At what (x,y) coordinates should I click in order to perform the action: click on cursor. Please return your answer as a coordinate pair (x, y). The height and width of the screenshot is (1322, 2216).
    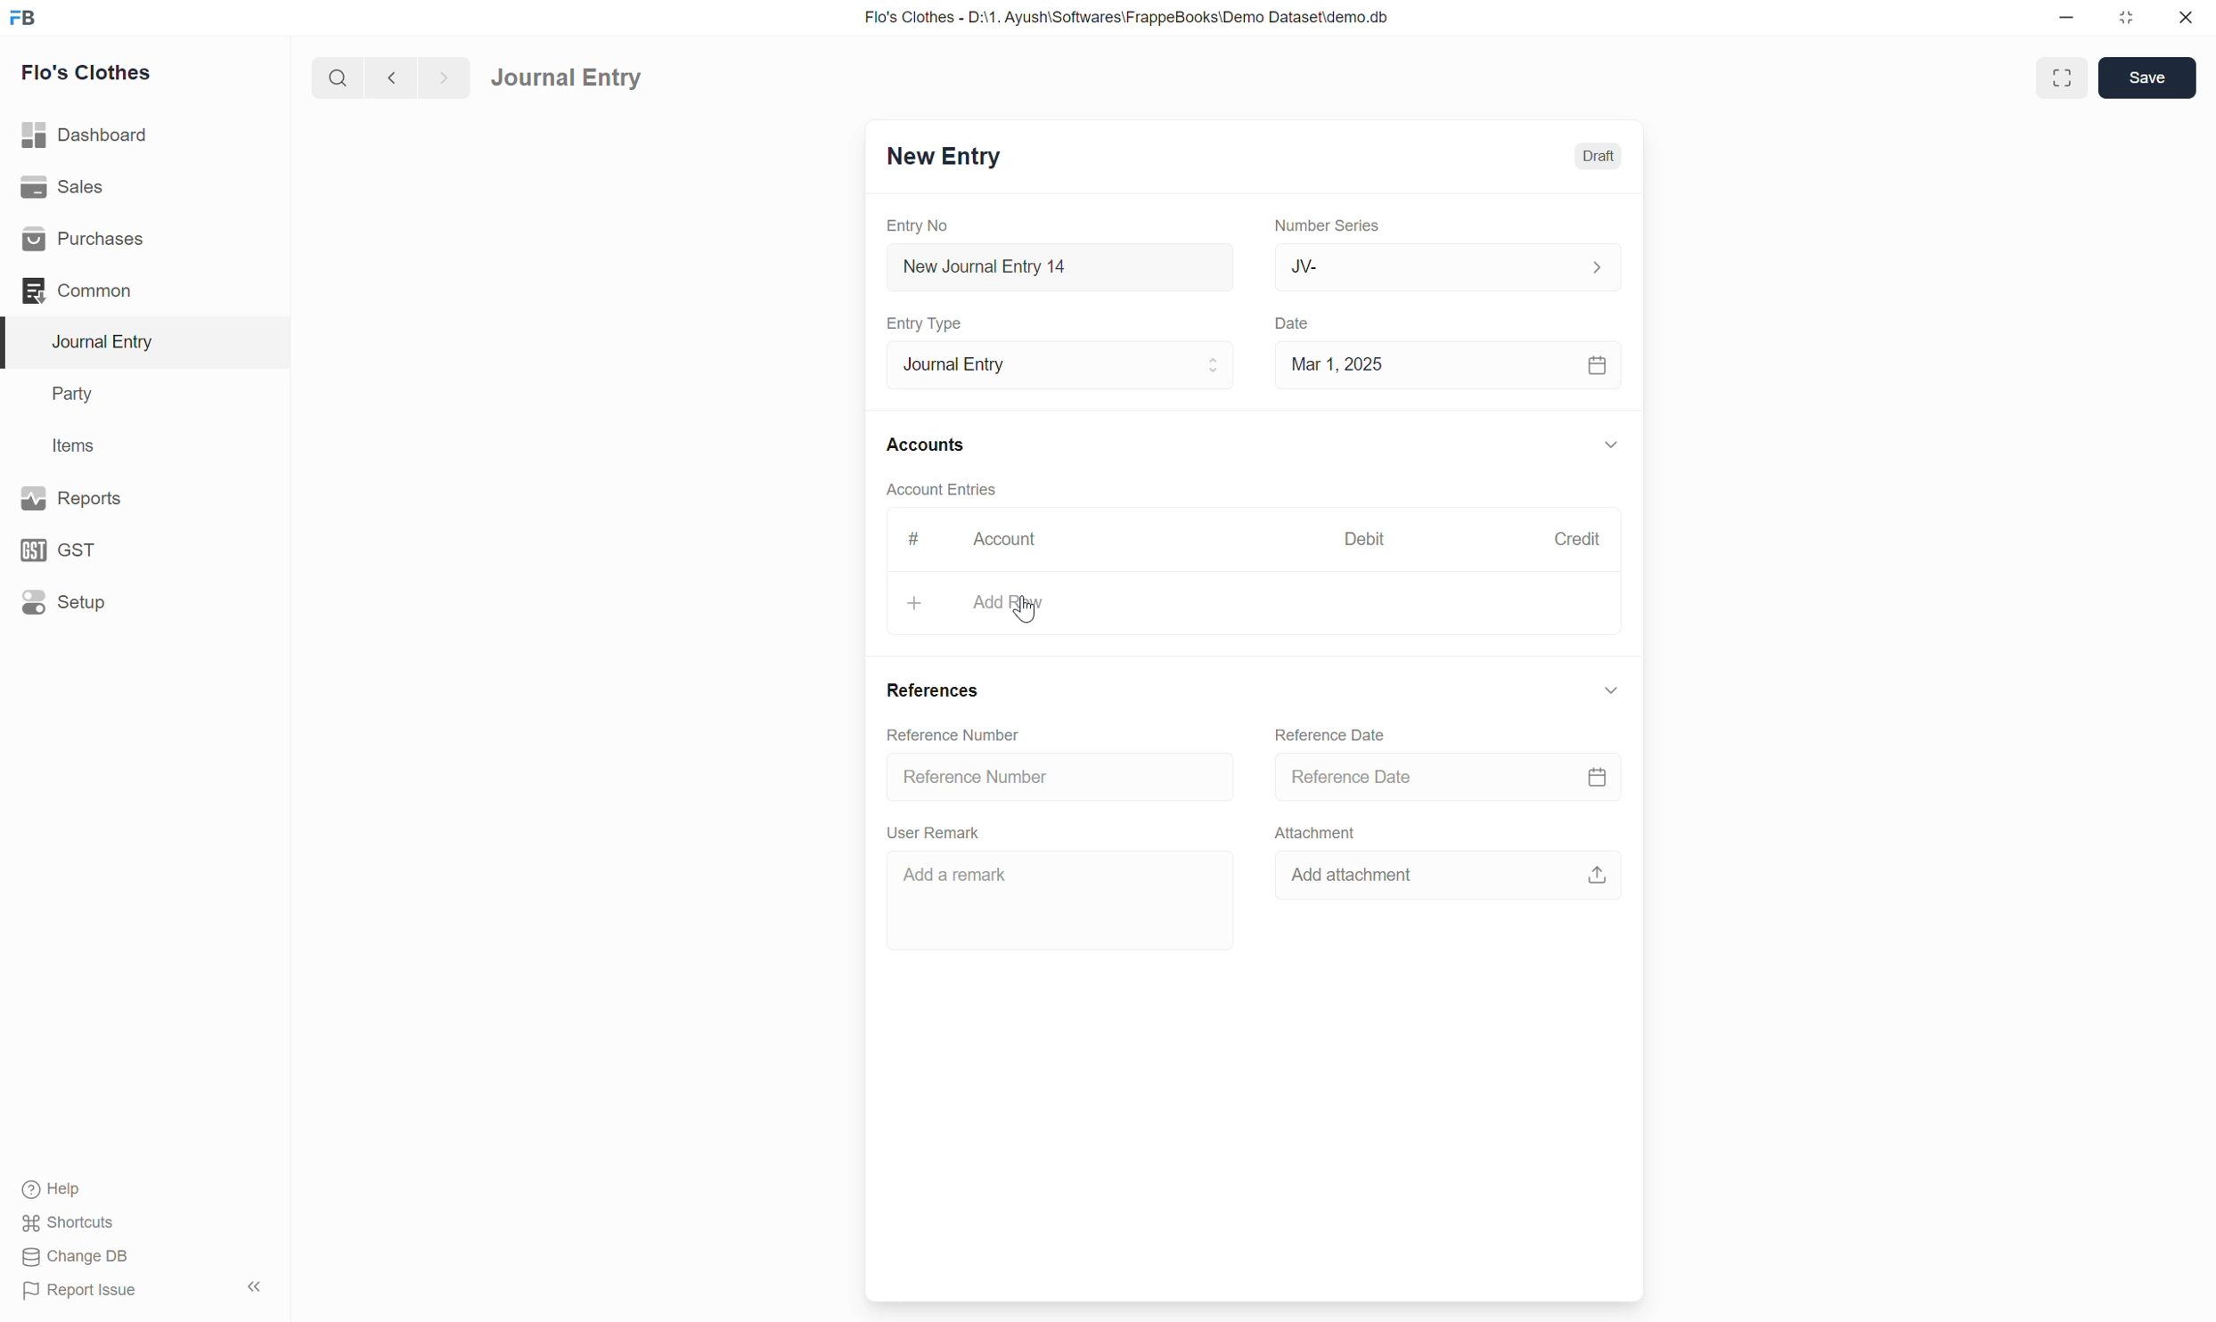
    Looking at the image, I should click on (1027, 610).